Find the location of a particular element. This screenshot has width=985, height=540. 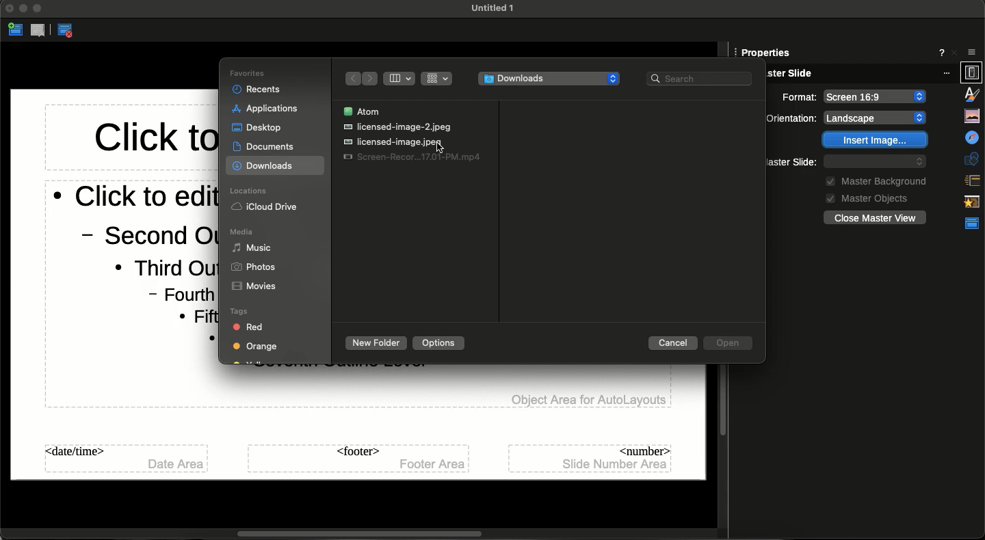

date/time  is located at coordinates (127, 457).